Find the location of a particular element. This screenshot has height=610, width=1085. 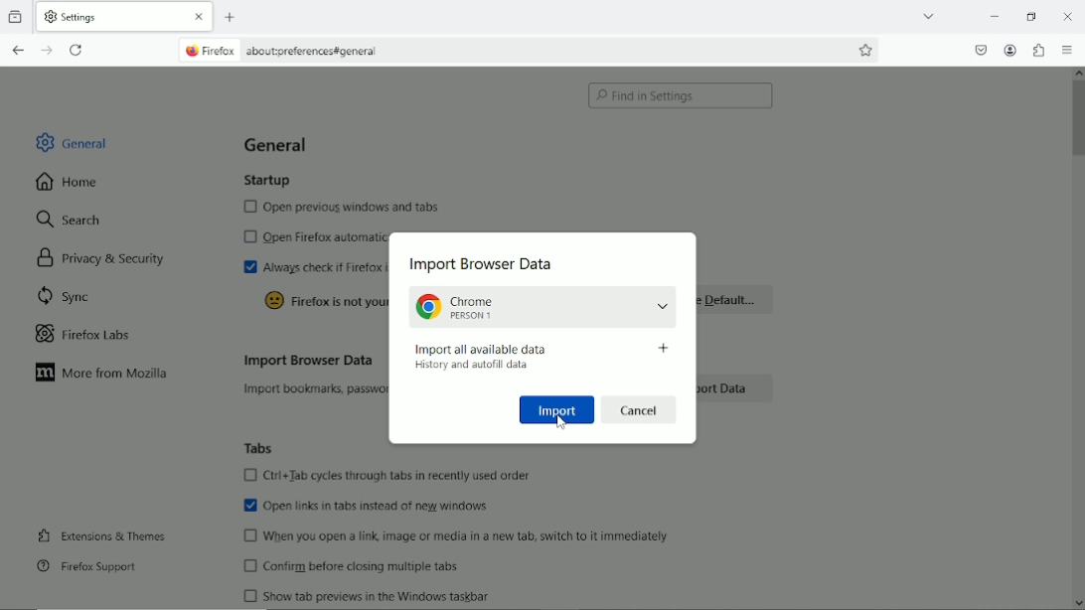

Bookmark this page is located at coordinates (866, 50).